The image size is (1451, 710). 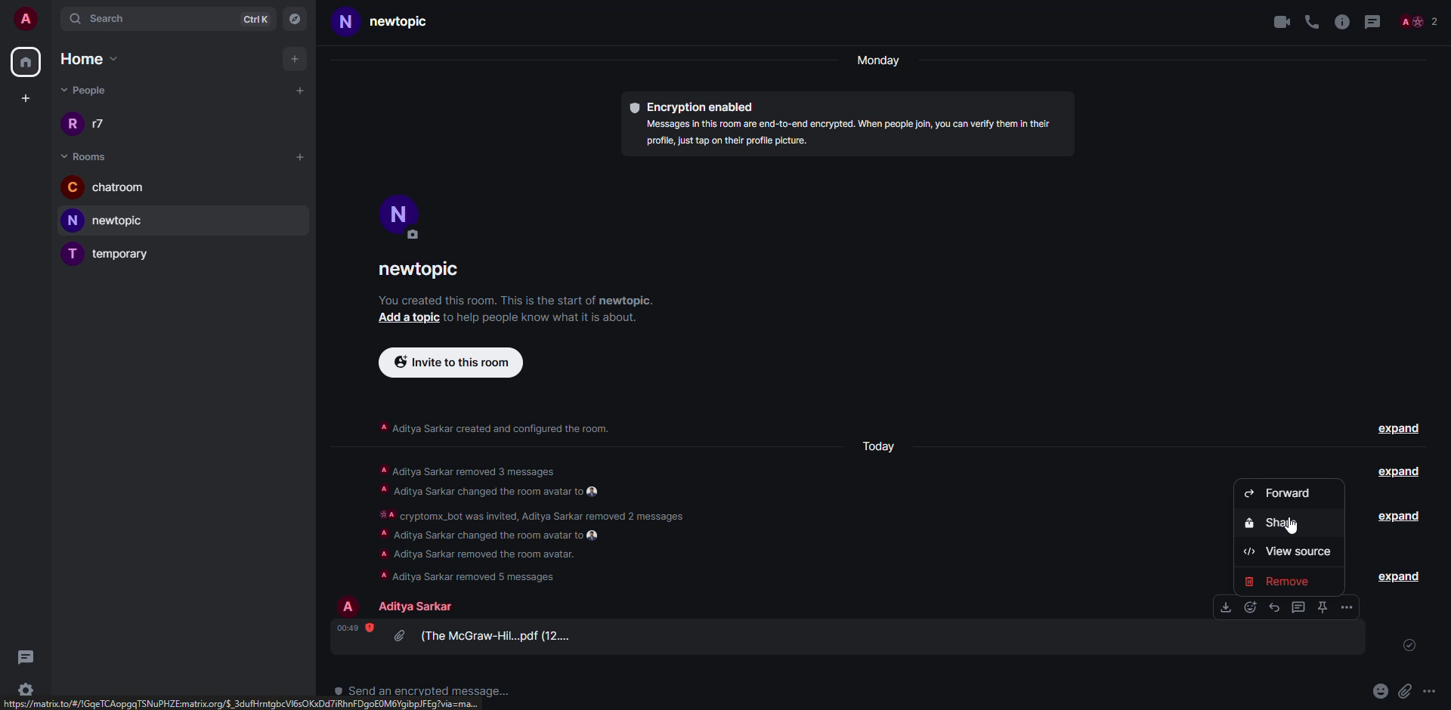 I want to click on new topic, so click(x=392, y=22).